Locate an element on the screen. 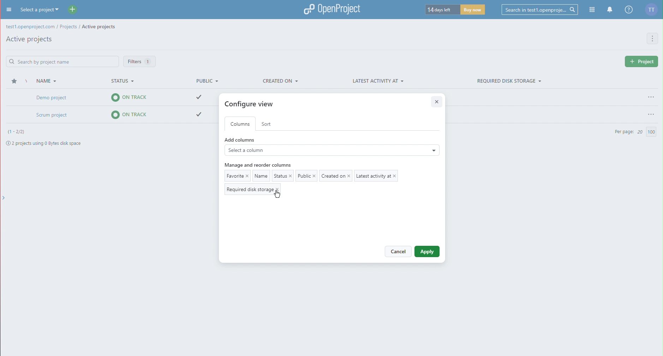  Active Projects is located at coordinates (29, 40).